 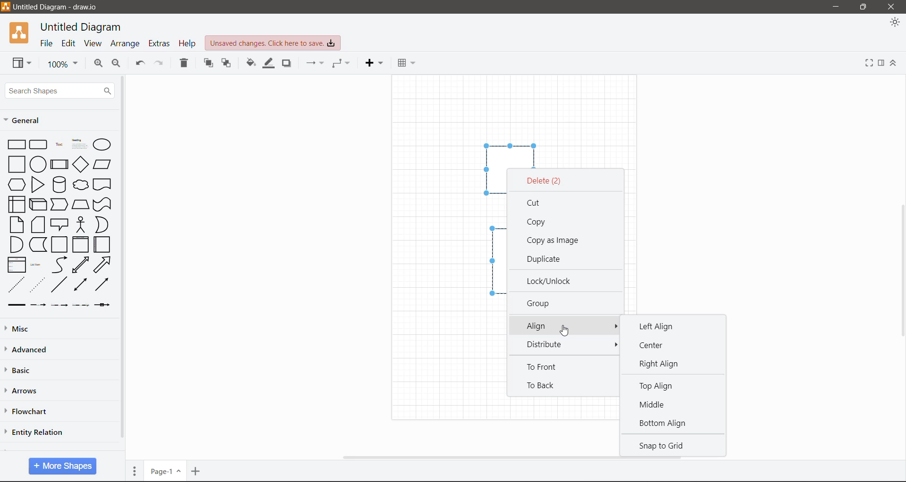 What do you see at coordinates (663, 424) in the screenshot?
I see `Bottom Align` at bounding box center [663, 424].